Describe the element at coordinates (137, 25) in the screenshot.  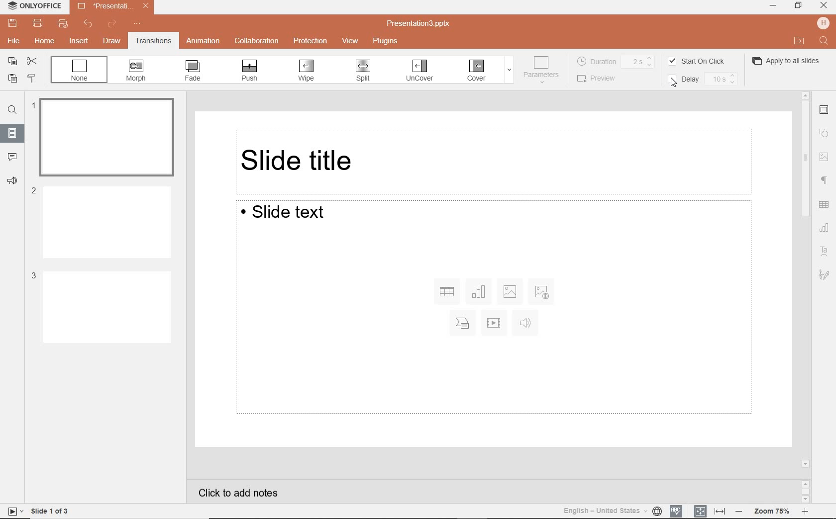
I see `customize quick access toolbar` at that location.